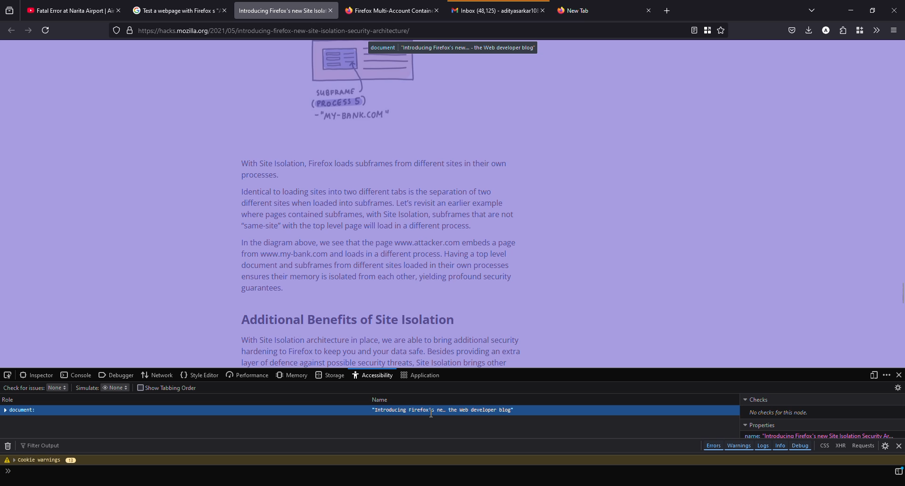  I want to click on info, so click(781, 445).